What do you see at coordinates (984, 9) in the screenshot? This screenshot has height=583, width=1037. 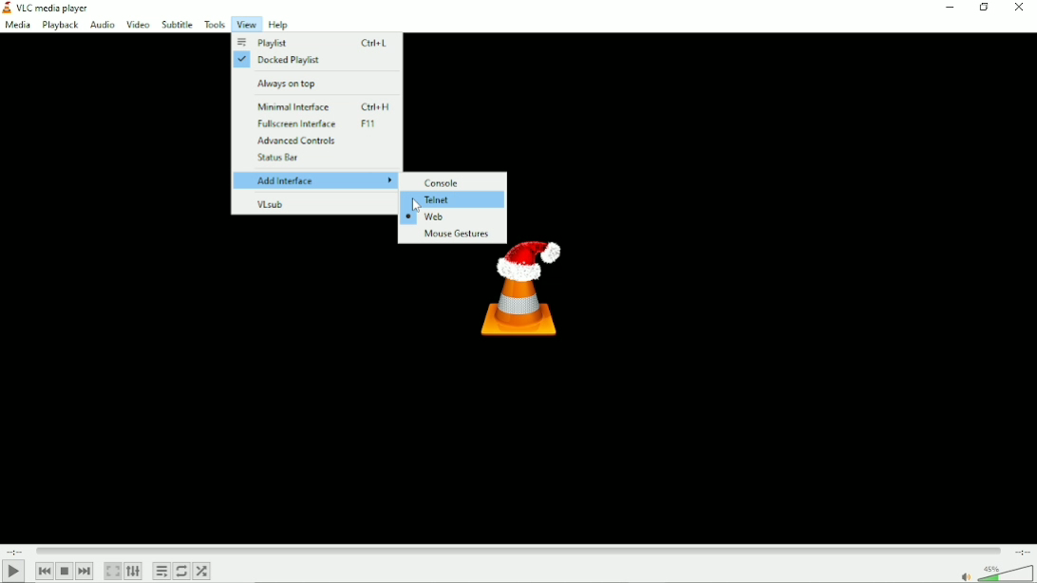 I see `restore down` at bounding box center [984, 9].